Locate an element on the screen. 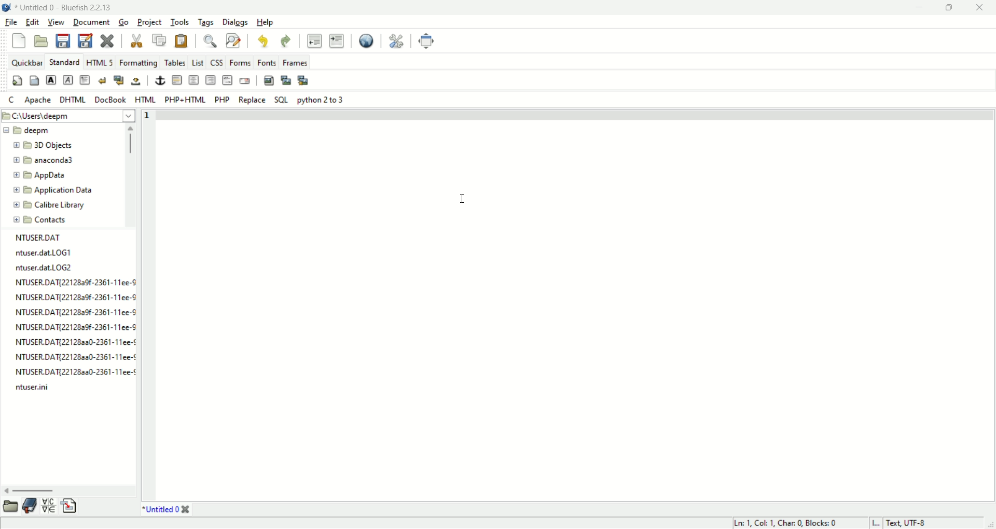  unindent is located at coordinates (315, 40).